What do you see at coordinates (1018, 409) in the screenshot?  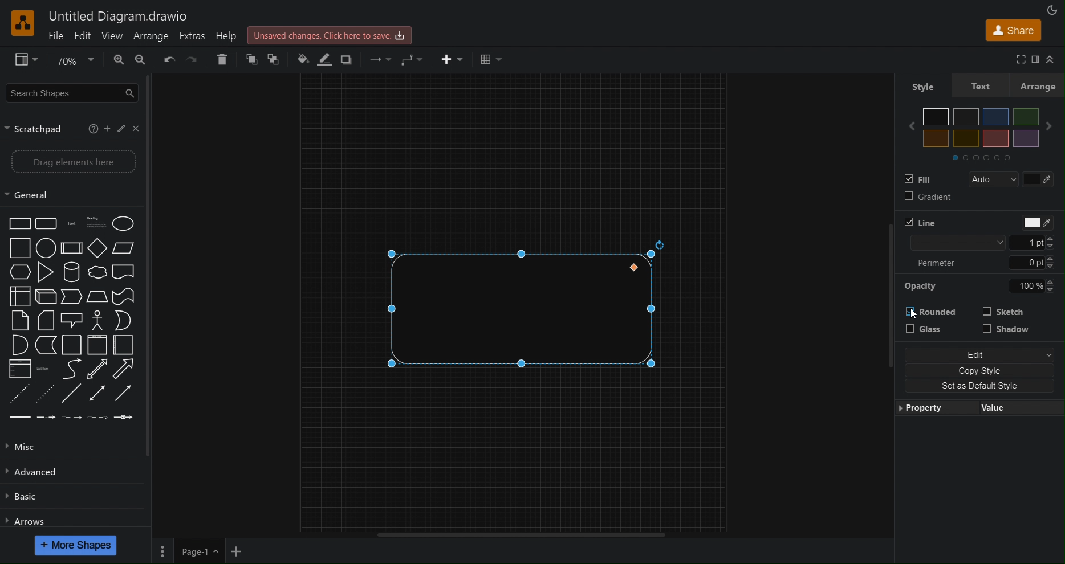 I see `Value` at bounding box center [1018, 409].